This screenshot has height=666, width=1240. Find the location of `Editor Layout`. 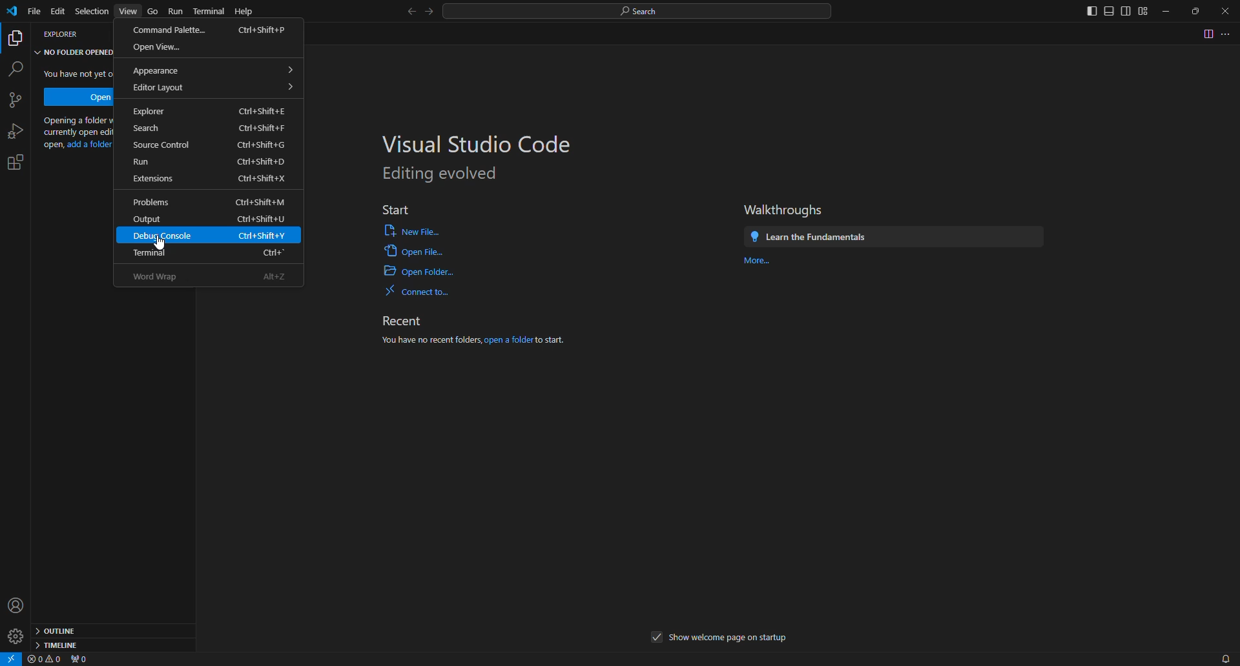

Editor Layout is located at coordinates (212, 88).